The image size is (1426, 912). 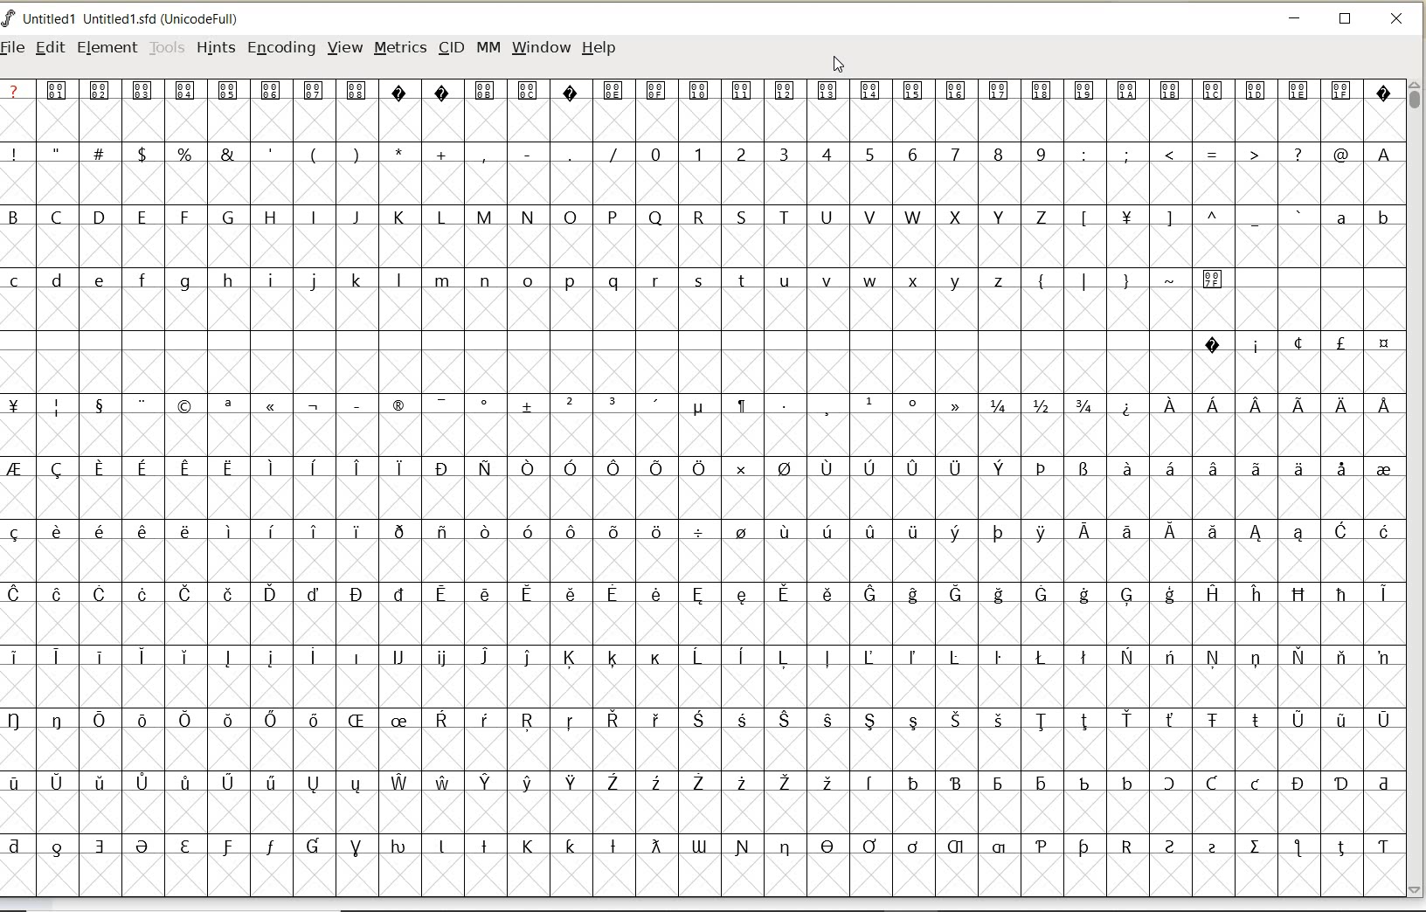 What do you see at coordinates (1346, 22) in the screenshot?
I see `RESTORE` at bounding box center [1346, 22].